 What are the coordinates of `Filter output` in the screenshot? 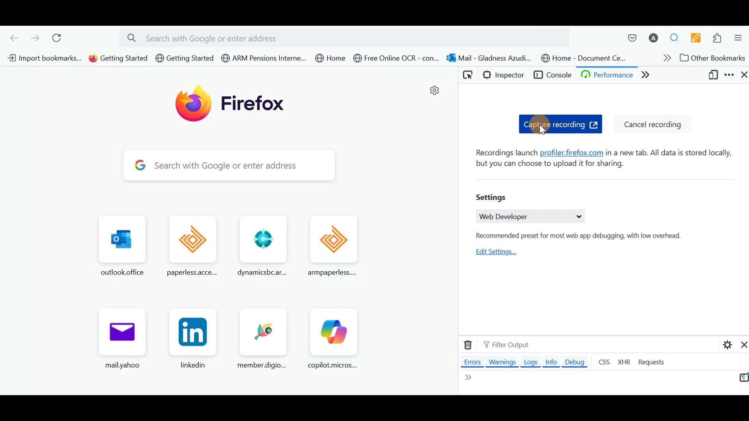 It's located at (505, 346).